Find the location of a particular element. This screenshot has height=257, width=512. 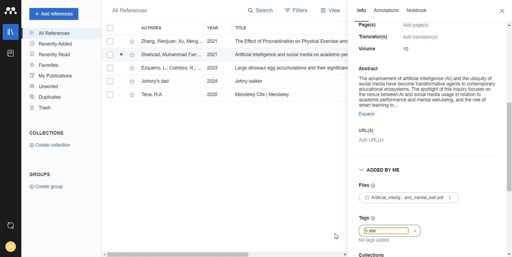

All References is located at coordinates (130, 10).